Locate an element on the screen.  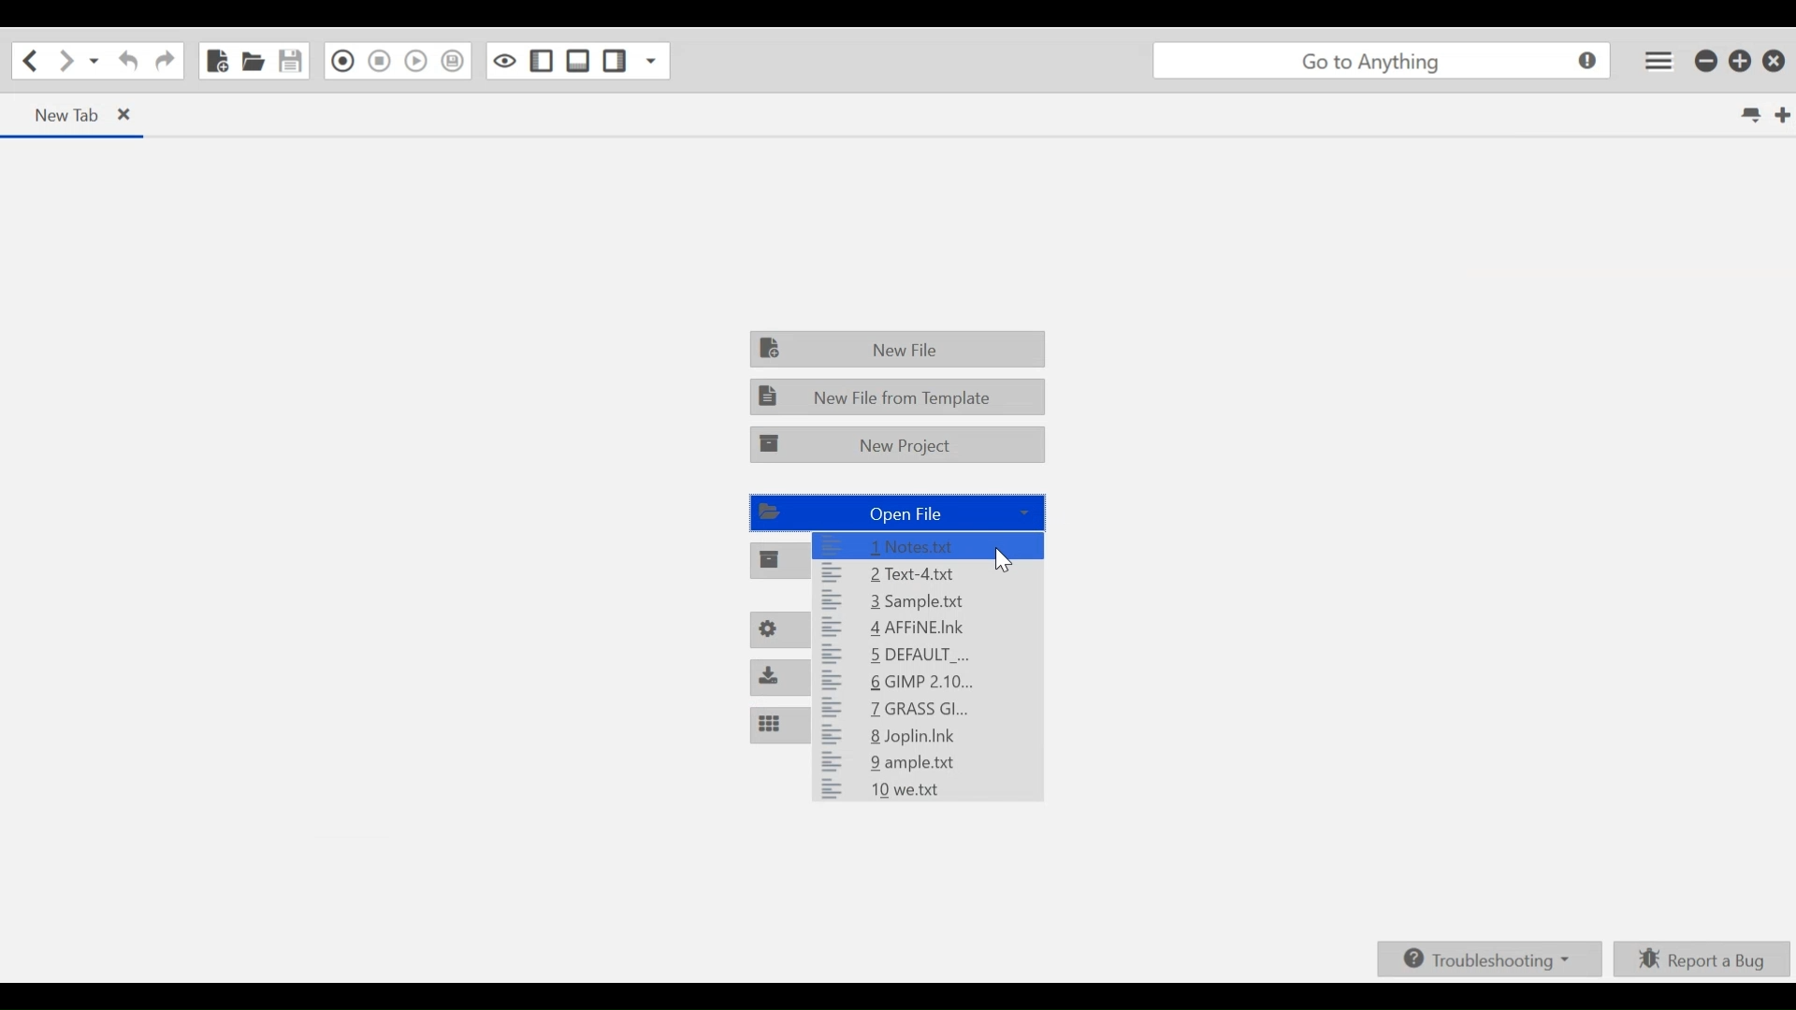
Stop Recording in Macro is located at coordinates (377, 62).